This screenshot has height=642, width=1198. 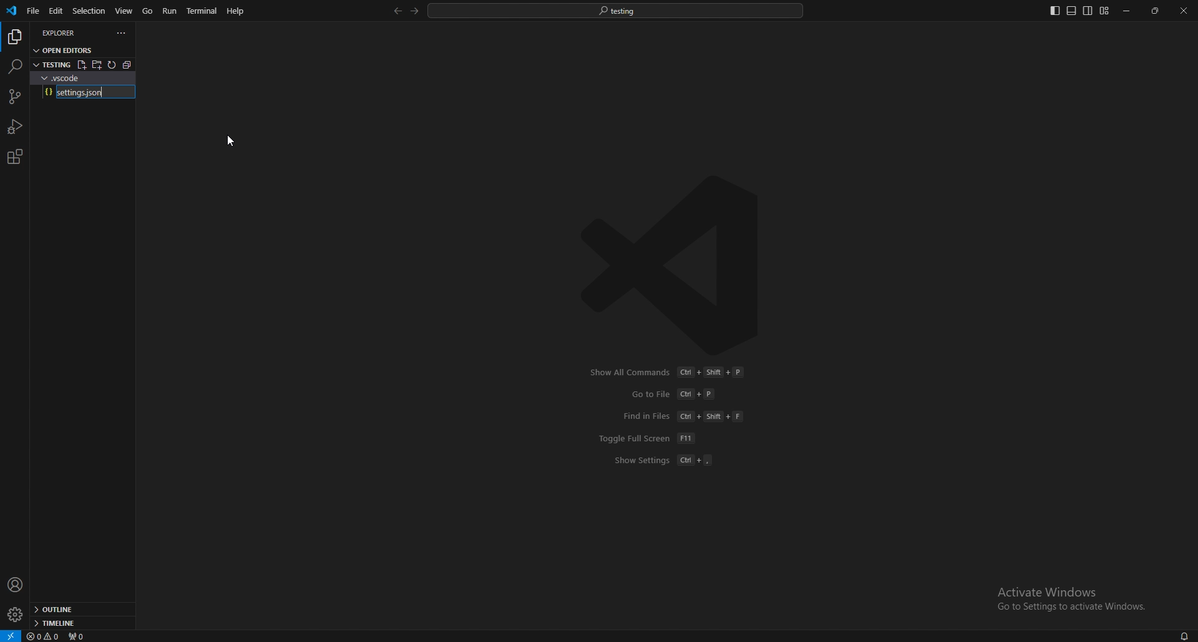 I want to click on notification, so click(x=1183, y=636).